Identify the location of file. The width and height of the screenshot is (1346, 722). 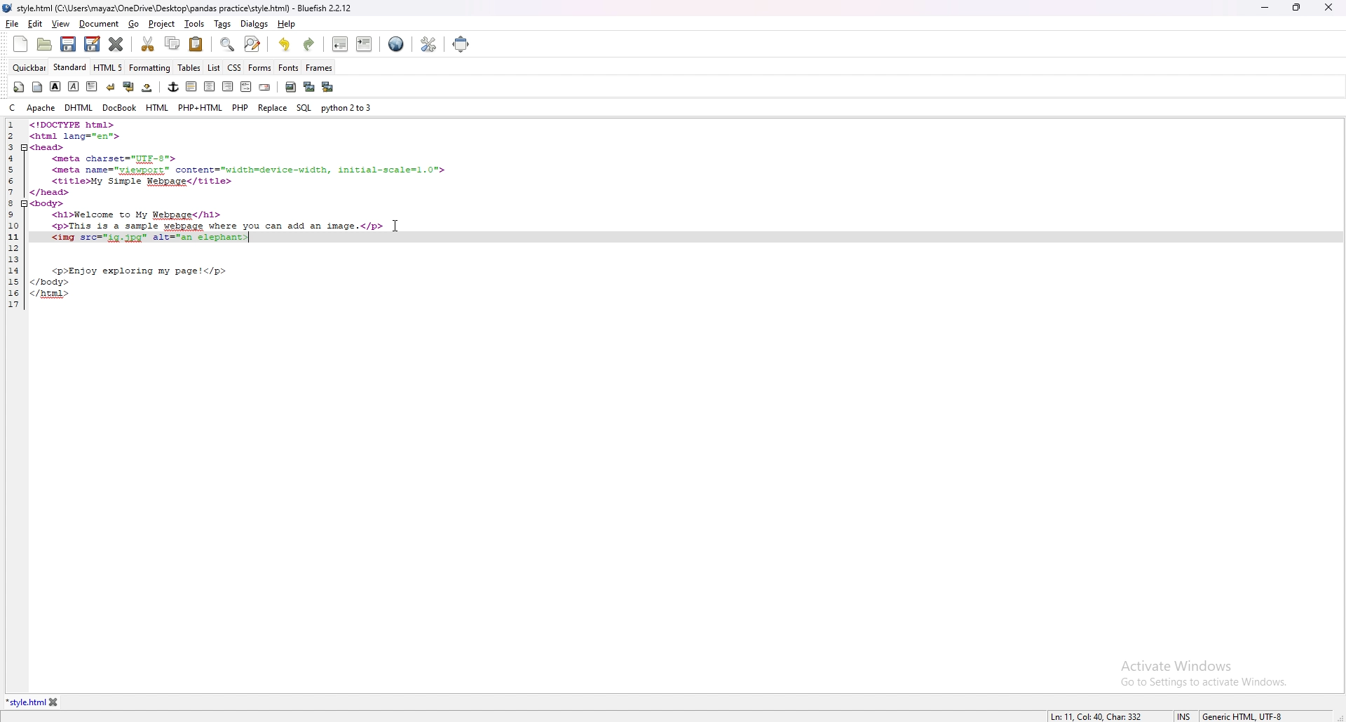
(13, 24).